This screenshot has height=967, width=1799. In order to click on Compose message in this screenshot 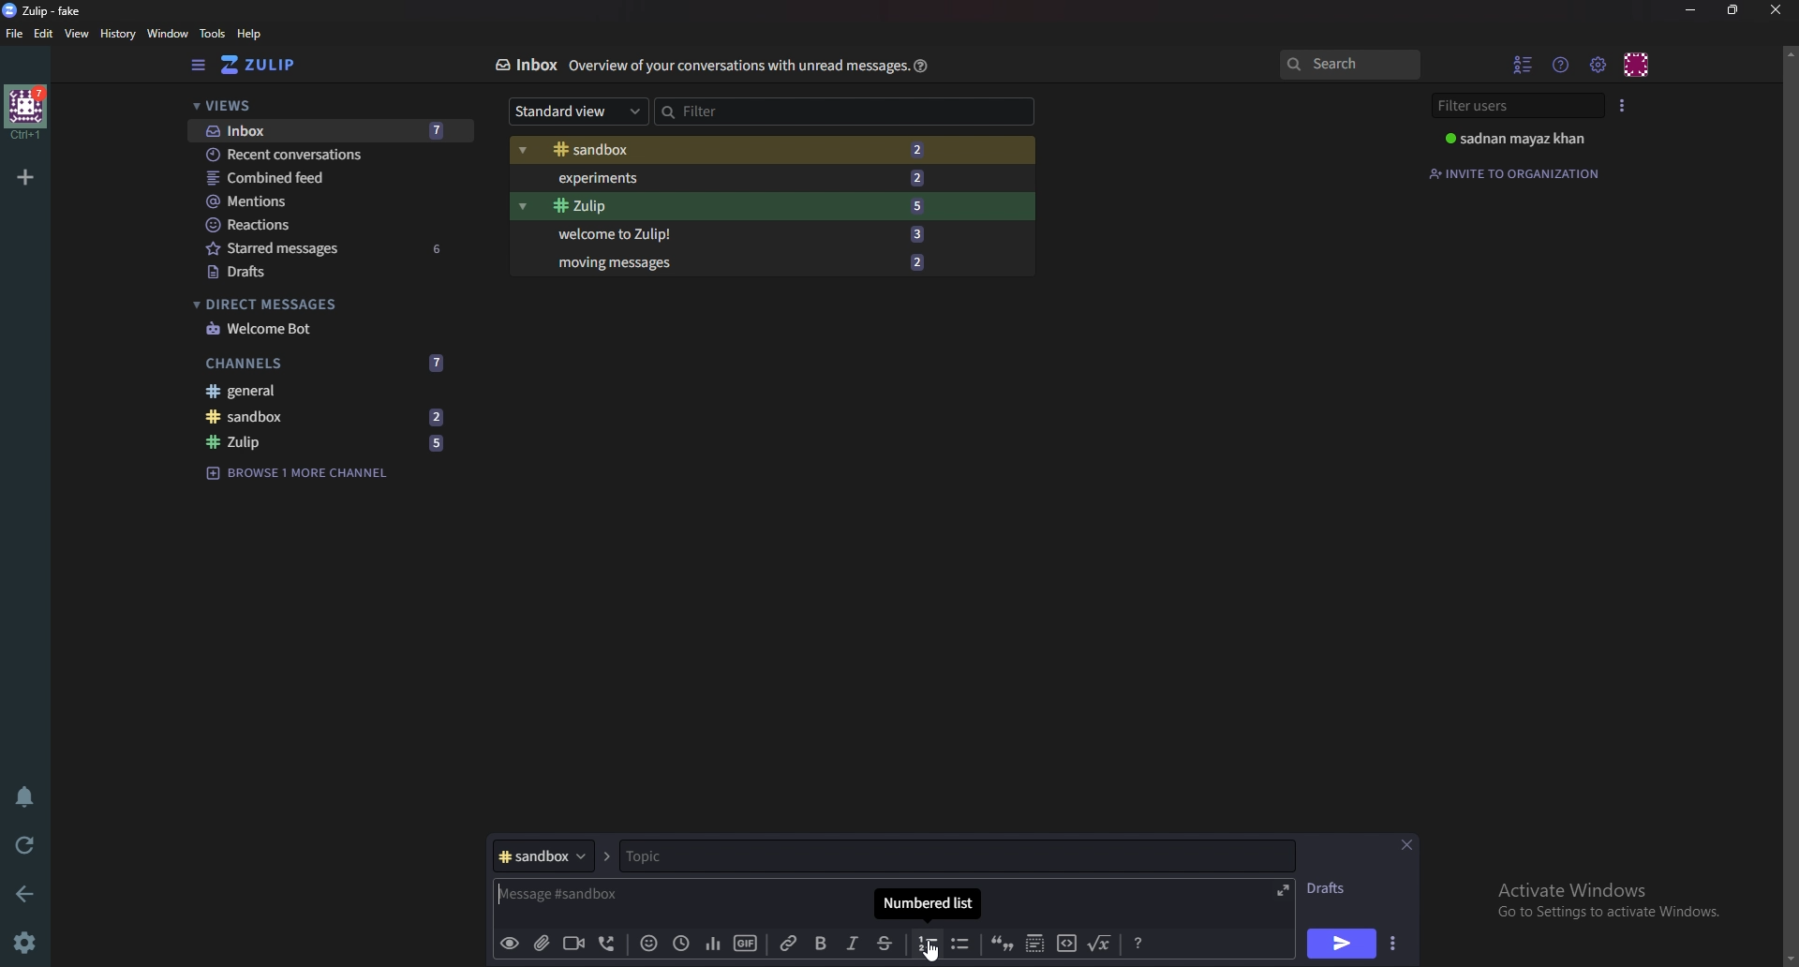, I will do `click(618, 896)`.